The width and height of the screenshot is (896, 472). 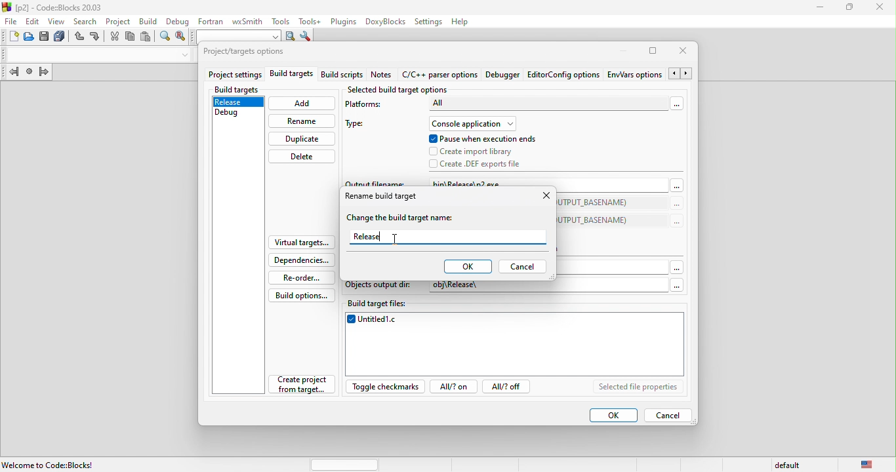 What do you see at coordinates (80, 38) in the screenshot?
I see `undo` at bounding box center [80, 38].